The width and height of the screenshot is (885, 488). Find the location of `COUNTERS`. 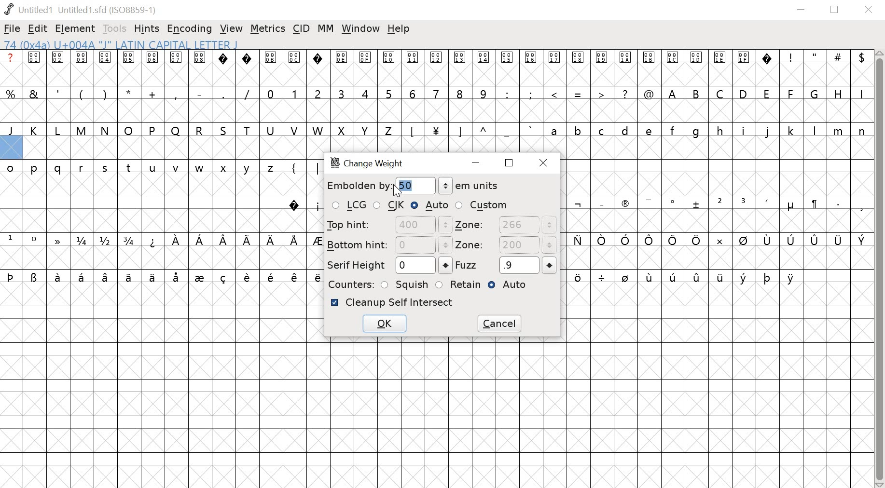

COUNTERS is located at coordinates (349, 284).